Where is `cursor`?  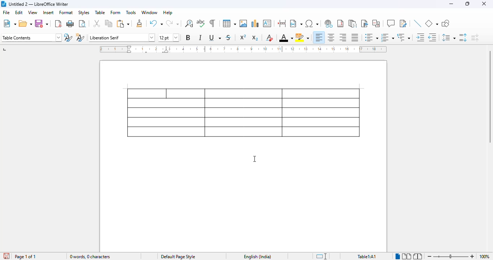
cursor is located at coordinates (254, 159).